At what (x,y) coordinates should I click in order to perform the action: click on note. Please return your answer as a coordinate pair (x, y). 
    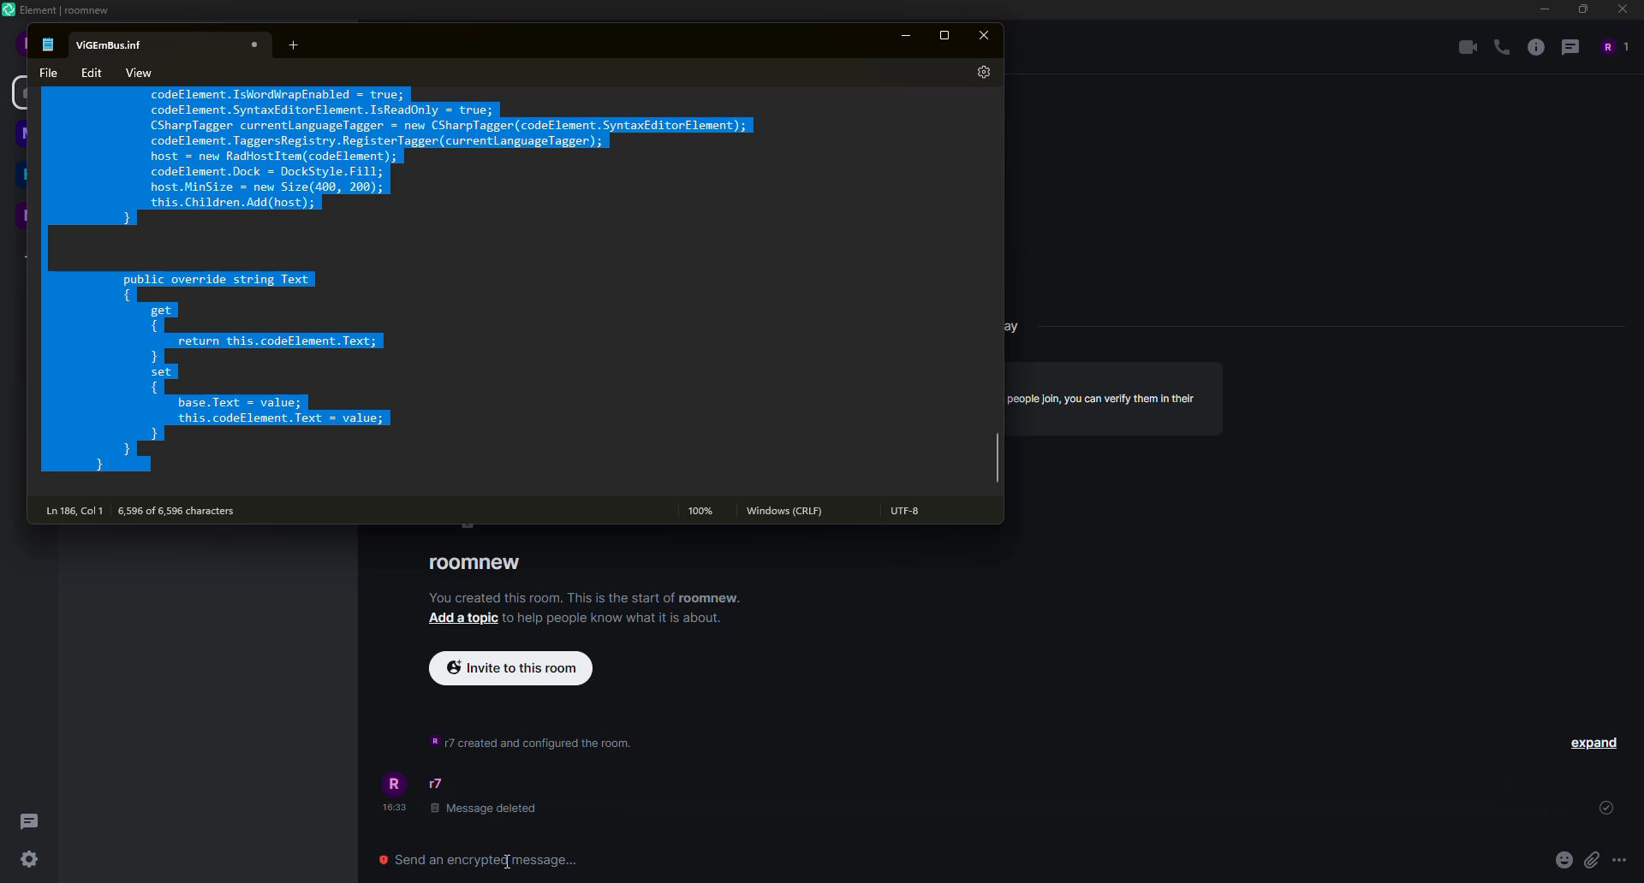
    Looking at the image, I should click on (114, 43).